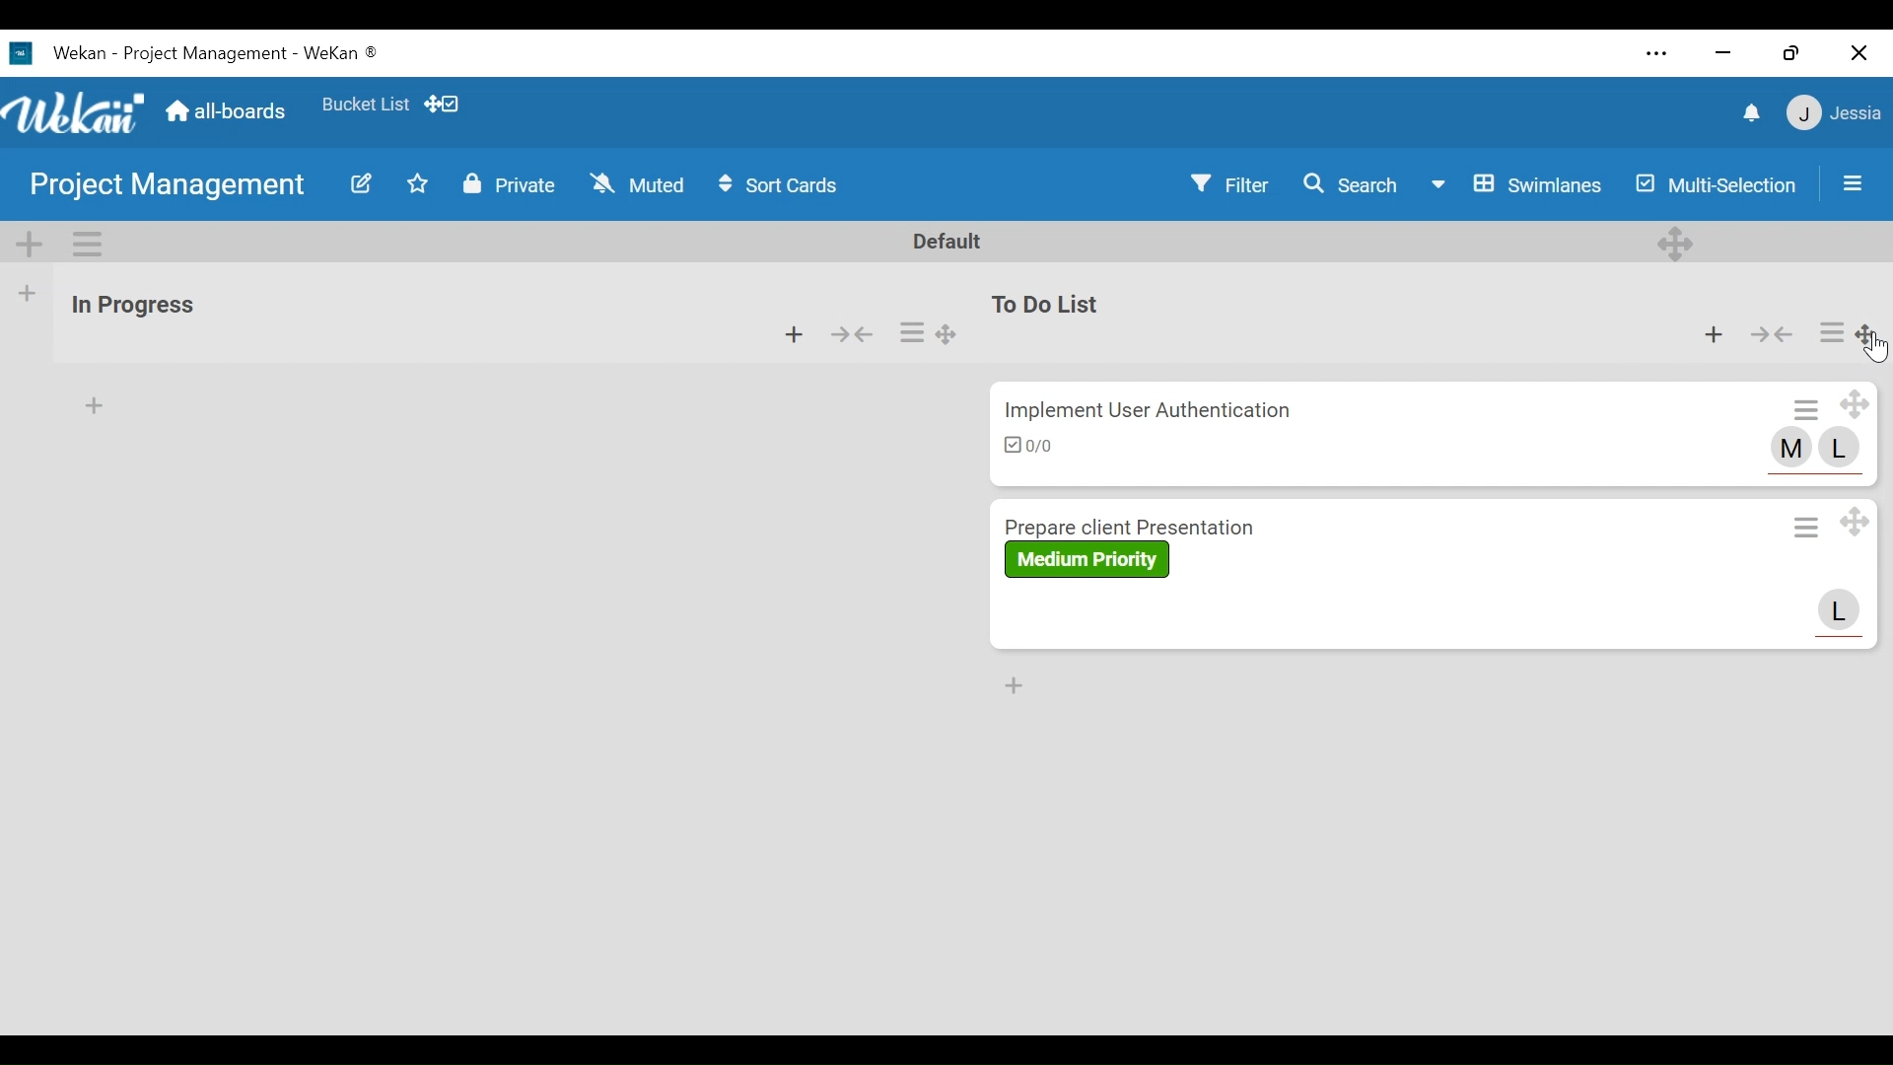  I want to click on Edit, so click(363, 182).